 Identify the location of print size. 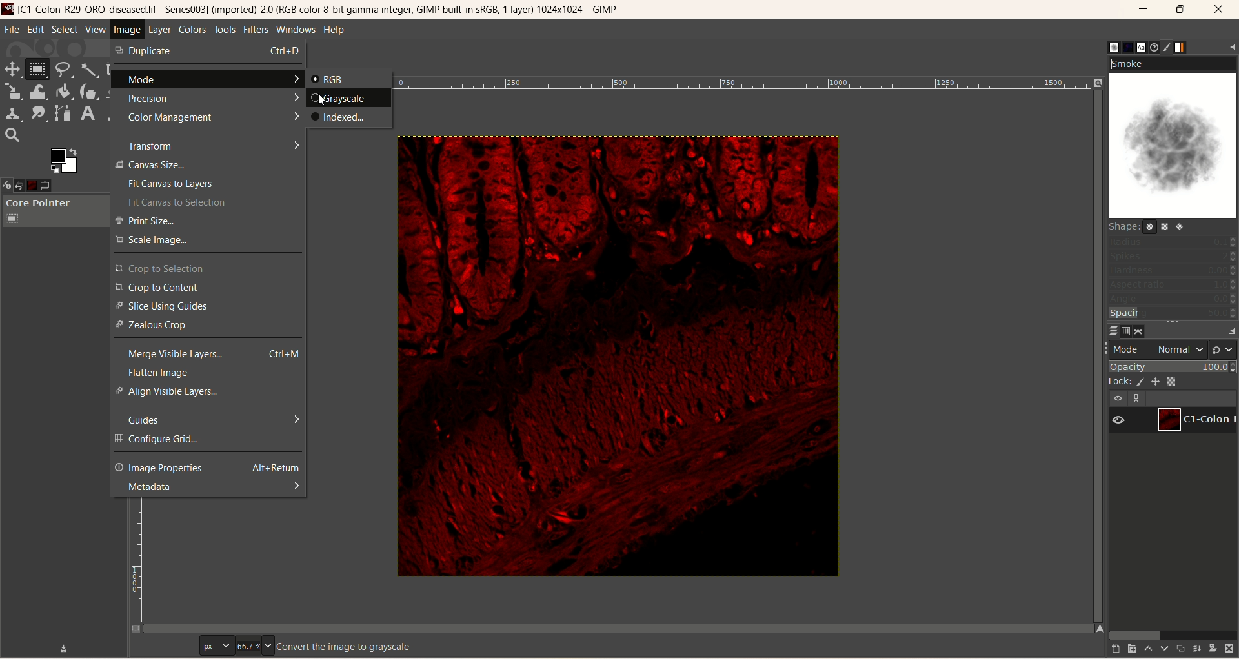
(211, 222).